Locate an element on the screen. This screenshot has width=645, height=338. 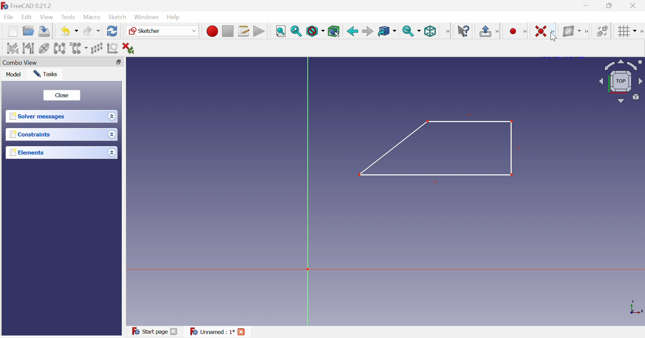
Close is located at coordinates (243, 332).